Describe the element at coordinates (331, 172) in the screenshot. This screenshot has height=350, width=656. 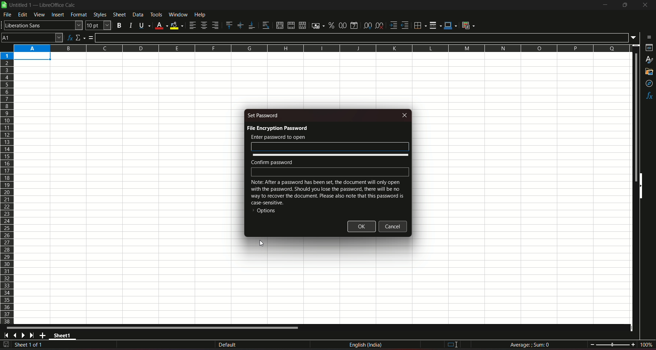
I see `password input box` at that location.